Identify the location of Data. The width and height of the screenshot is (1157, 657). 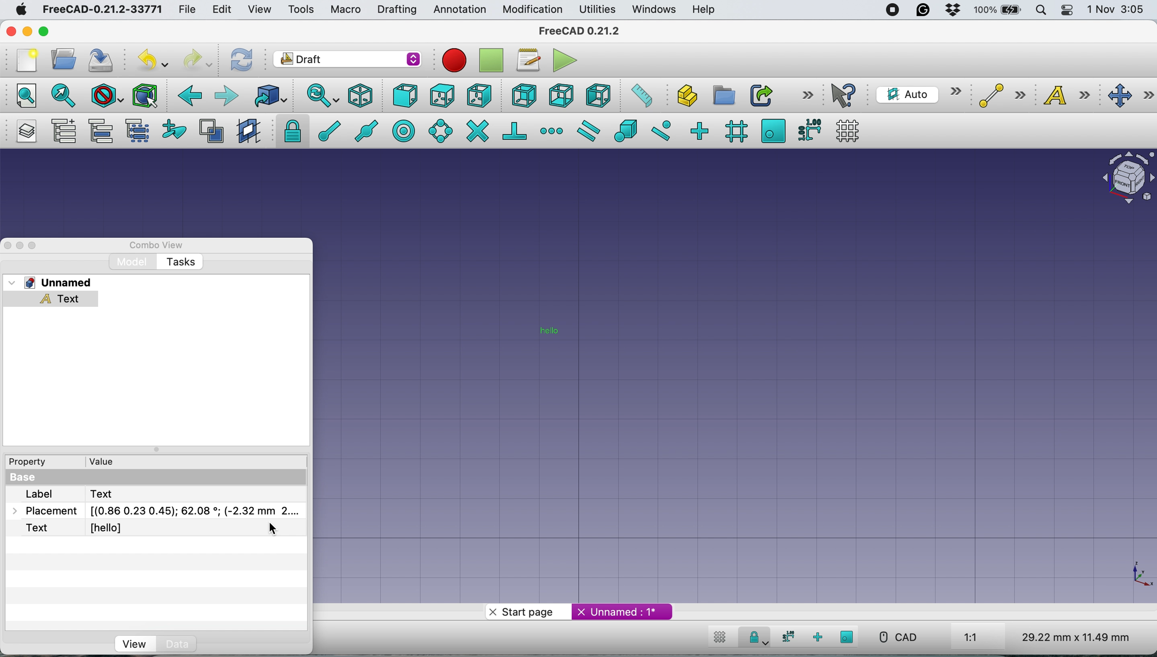
(178, 644).